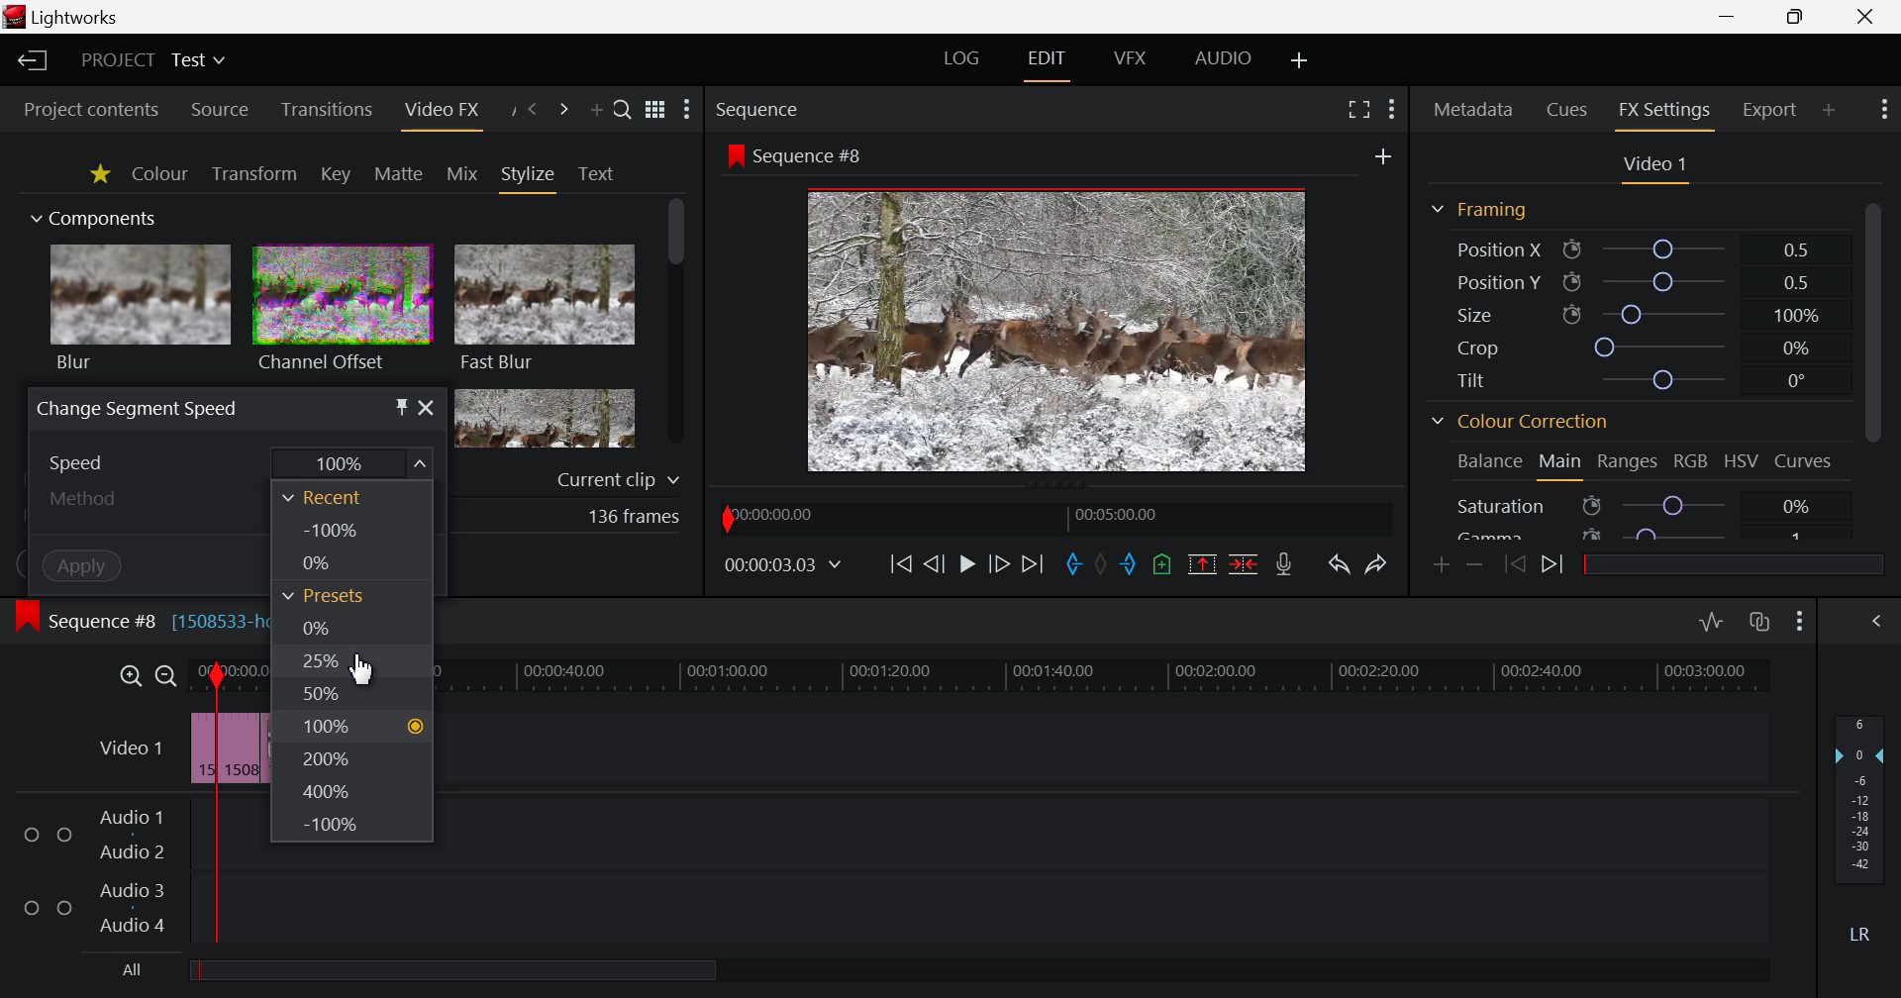 The image size is (1901, 998). I want to click on LOG Layout, so click(962, 59).